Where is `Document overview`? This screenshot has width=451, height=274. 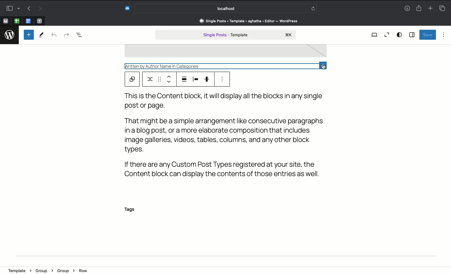
Document overview is located at coordinates (82, 35).